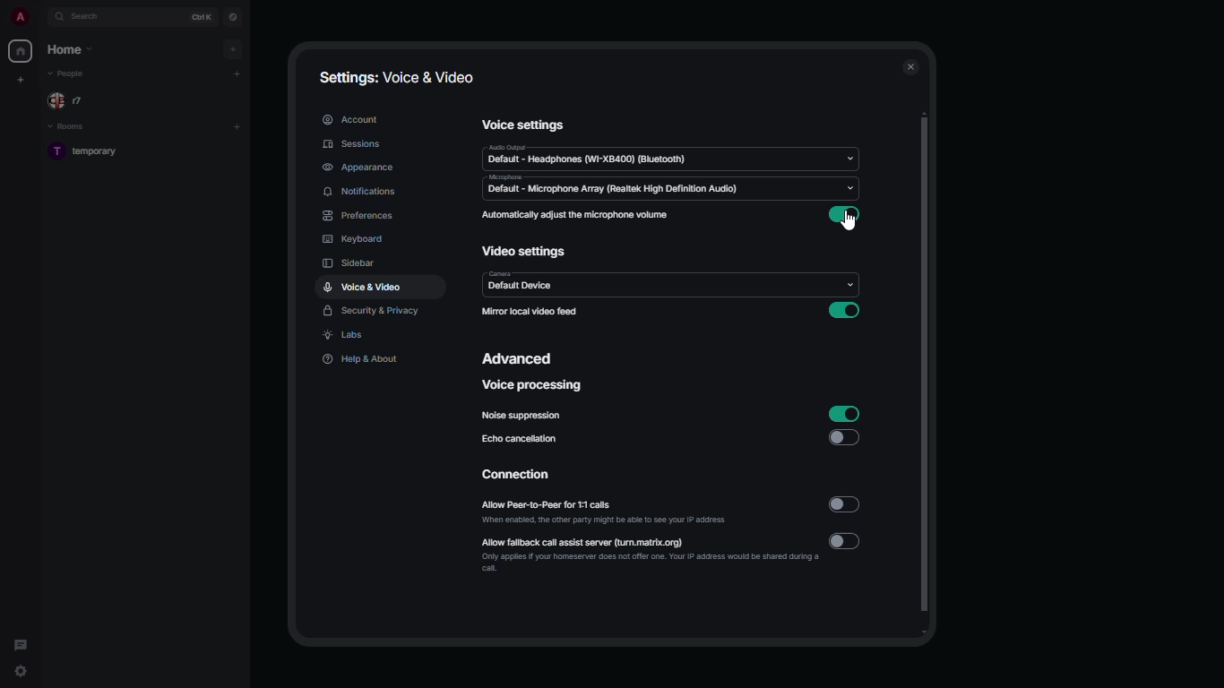 This screenshot has width=1224, height=688. What do you see at coordinates (70, 101) in the screenshot?
I see `people` at bounding box center [70, 101].